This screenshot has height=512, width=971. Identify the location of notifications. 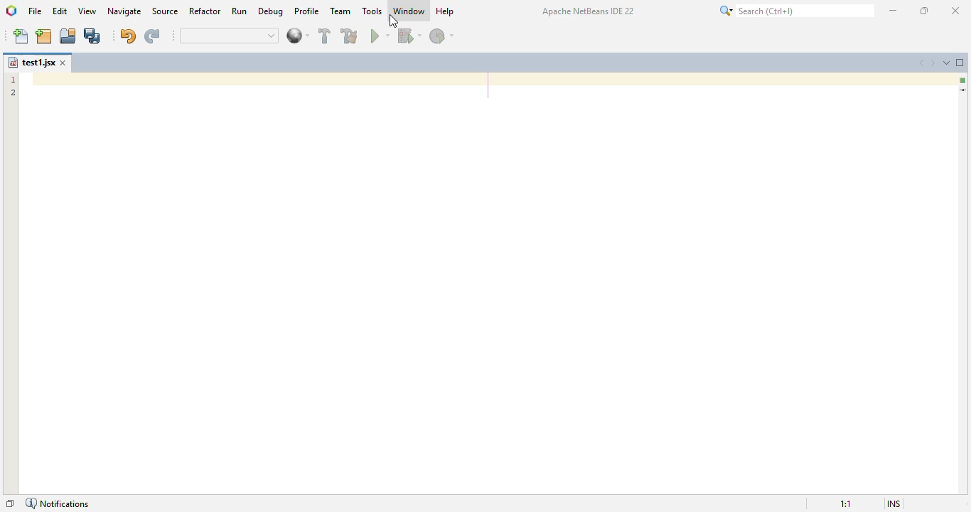
(60, 502).